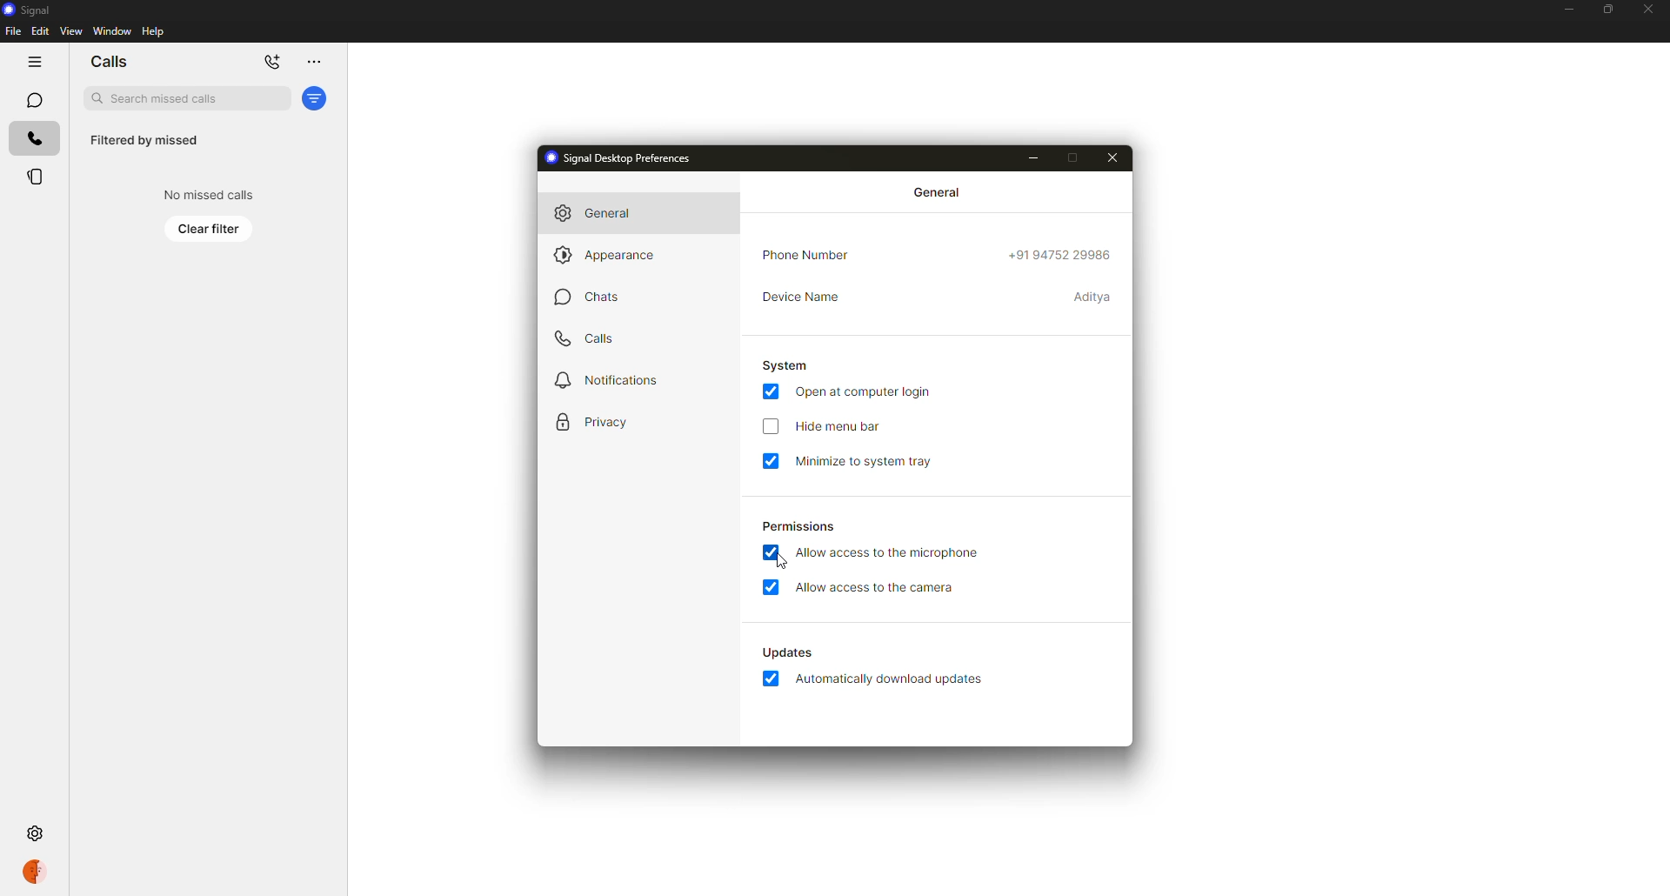  What do you see at coordinates (809, 256) in the screenshot?
I see `phone number` at bounding box center [809, 256].